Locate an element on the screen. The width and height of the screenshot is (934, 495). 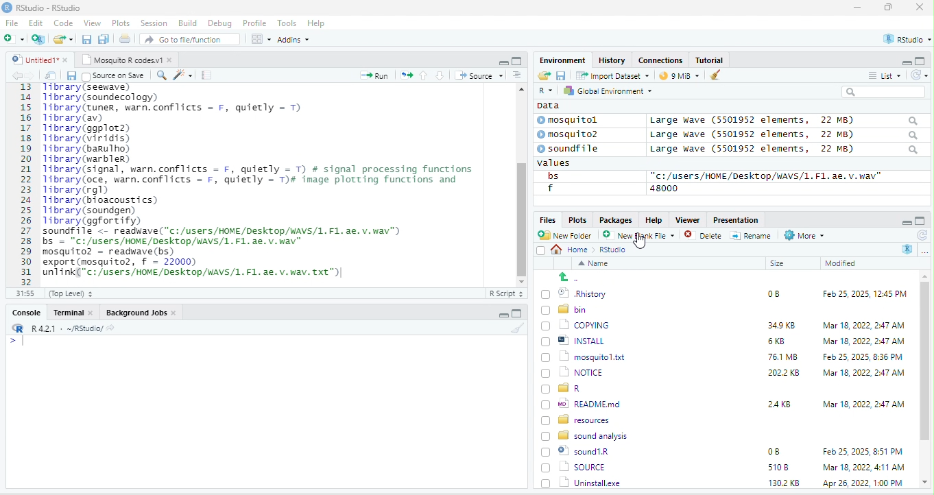
maximize is located at coordinates (516, 60).